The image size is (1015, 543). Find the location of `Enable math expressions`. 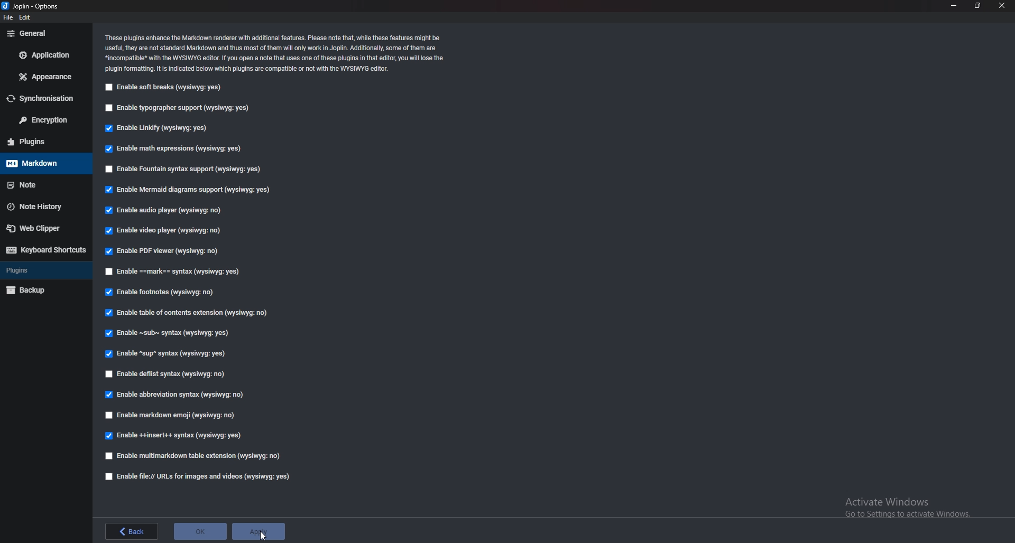

Enable math expressions is located at coordinates (172, 148).